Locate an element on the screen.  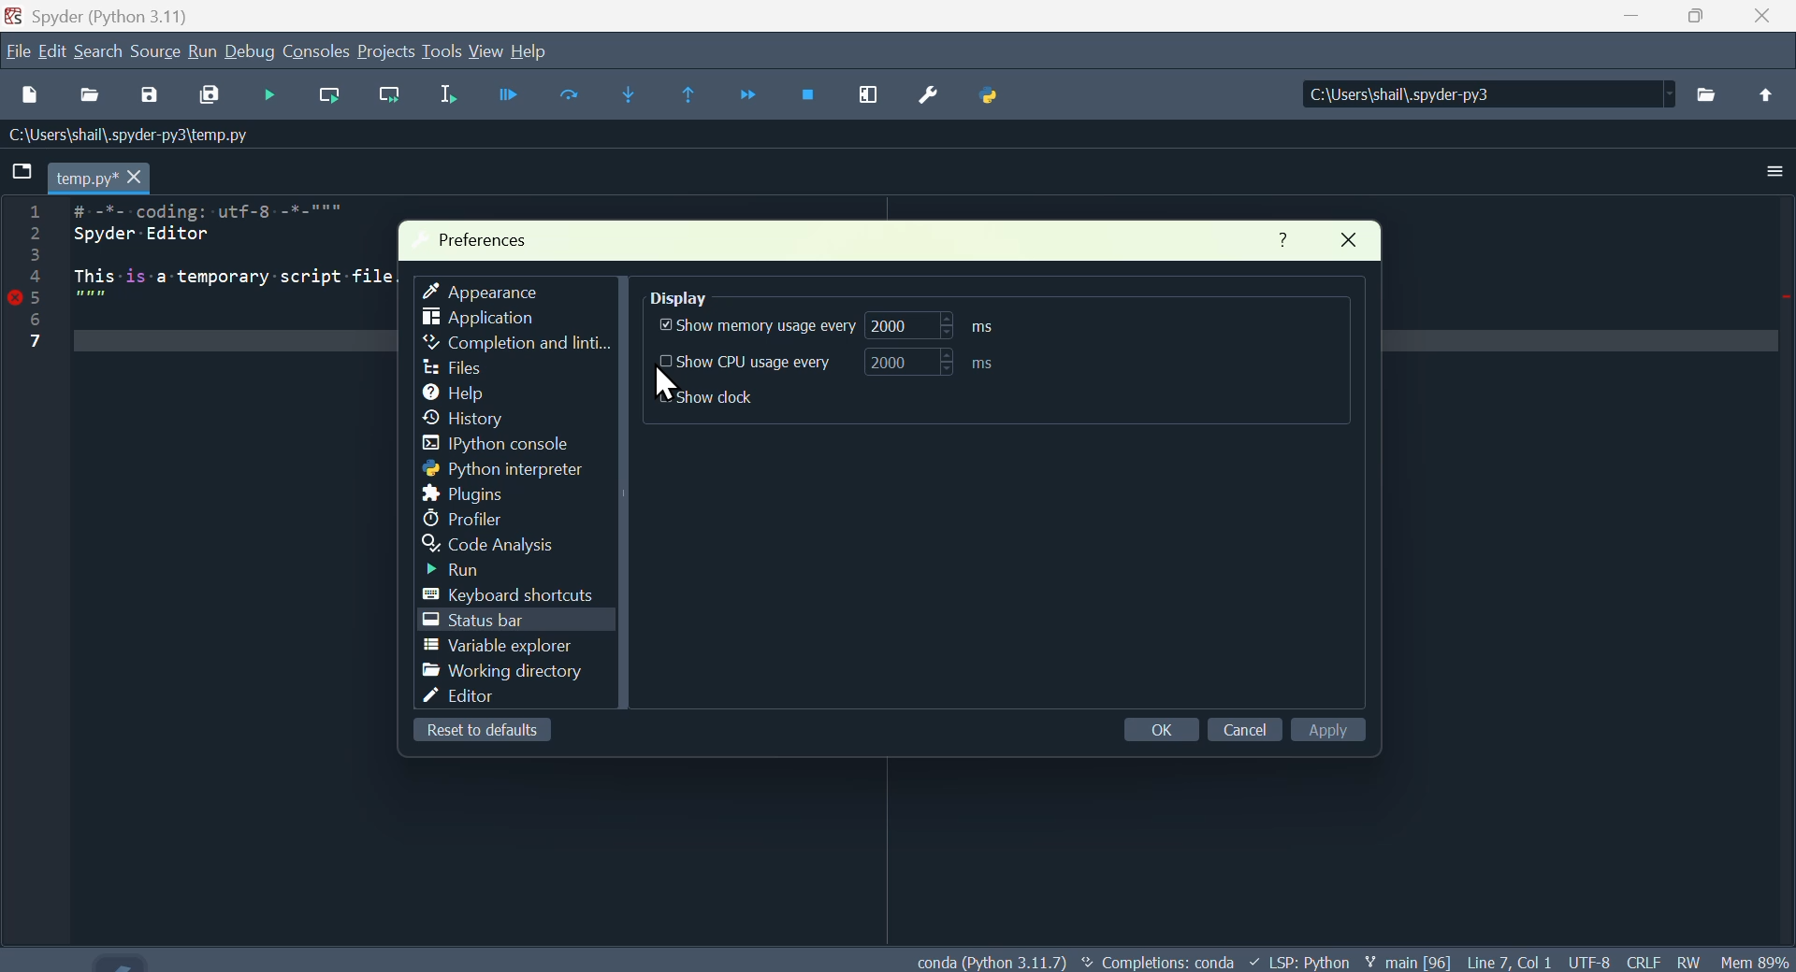
New file is located at coordinates (37, 94).